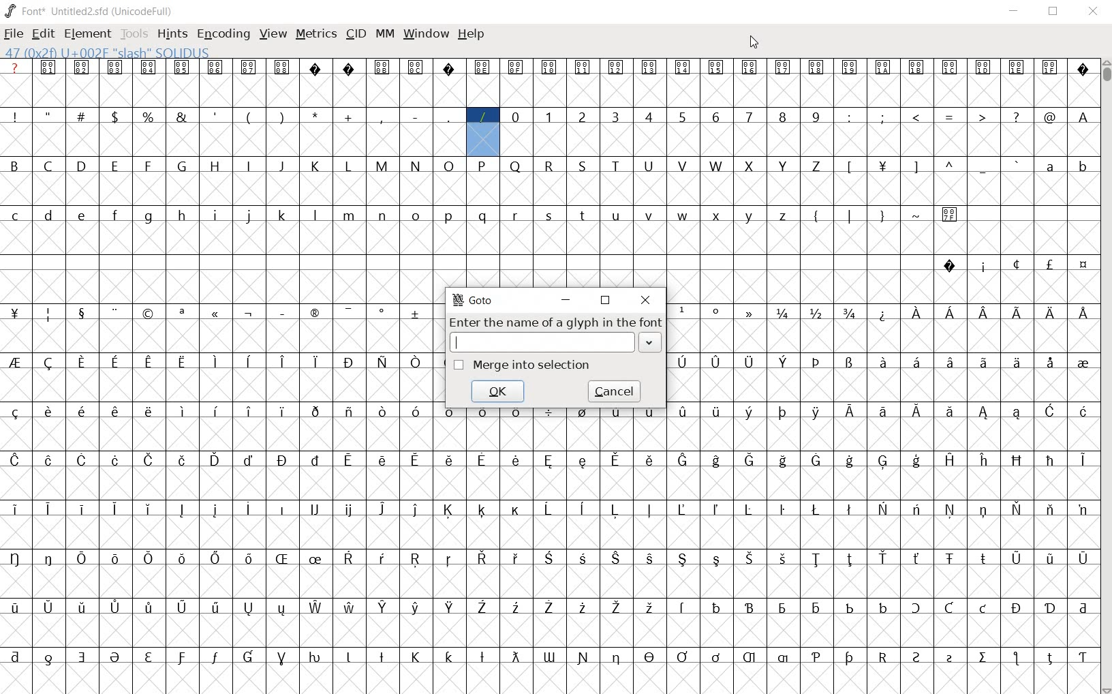 The image size is (1112, 694). I want to click on glyph, so click(1083, 609).